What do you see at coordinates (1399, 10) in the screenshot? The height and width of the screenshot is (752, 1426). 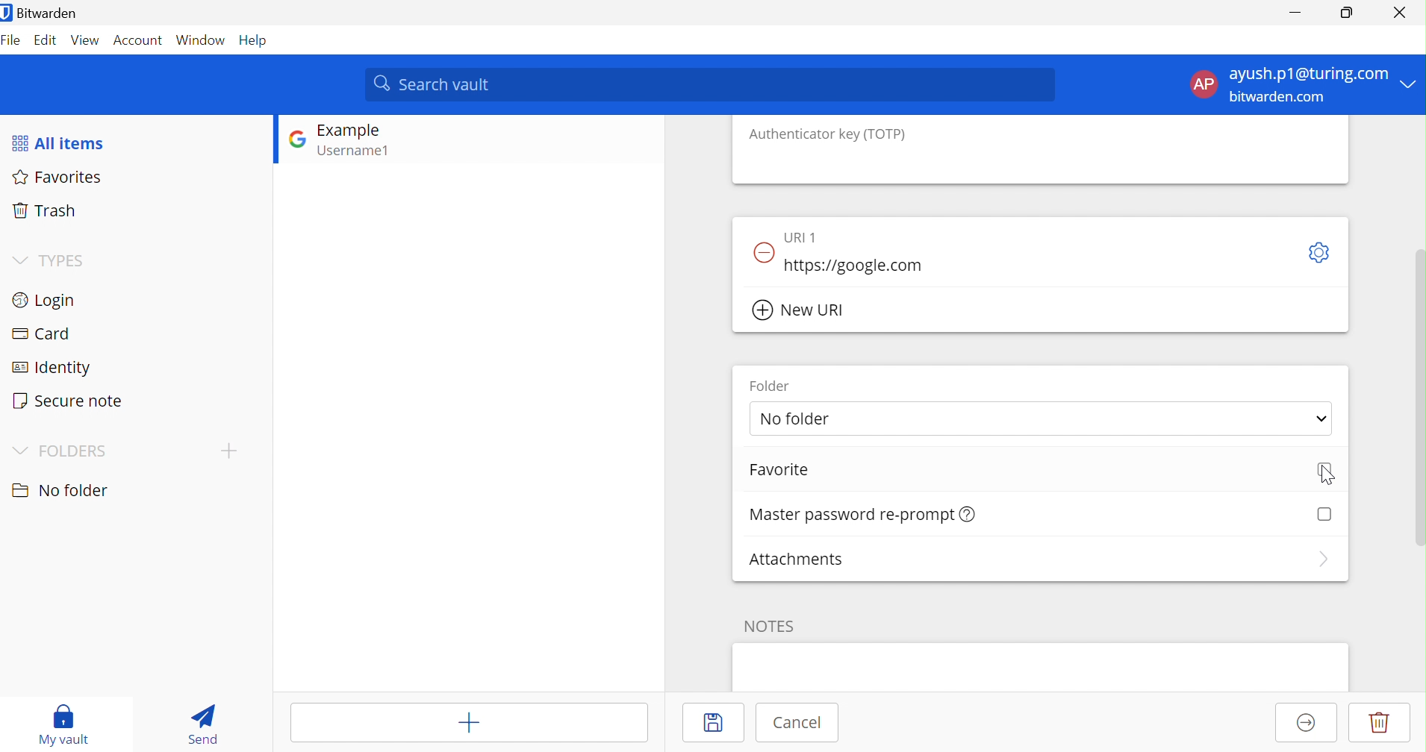 I see `Close` at bounding box center [1399, 10].